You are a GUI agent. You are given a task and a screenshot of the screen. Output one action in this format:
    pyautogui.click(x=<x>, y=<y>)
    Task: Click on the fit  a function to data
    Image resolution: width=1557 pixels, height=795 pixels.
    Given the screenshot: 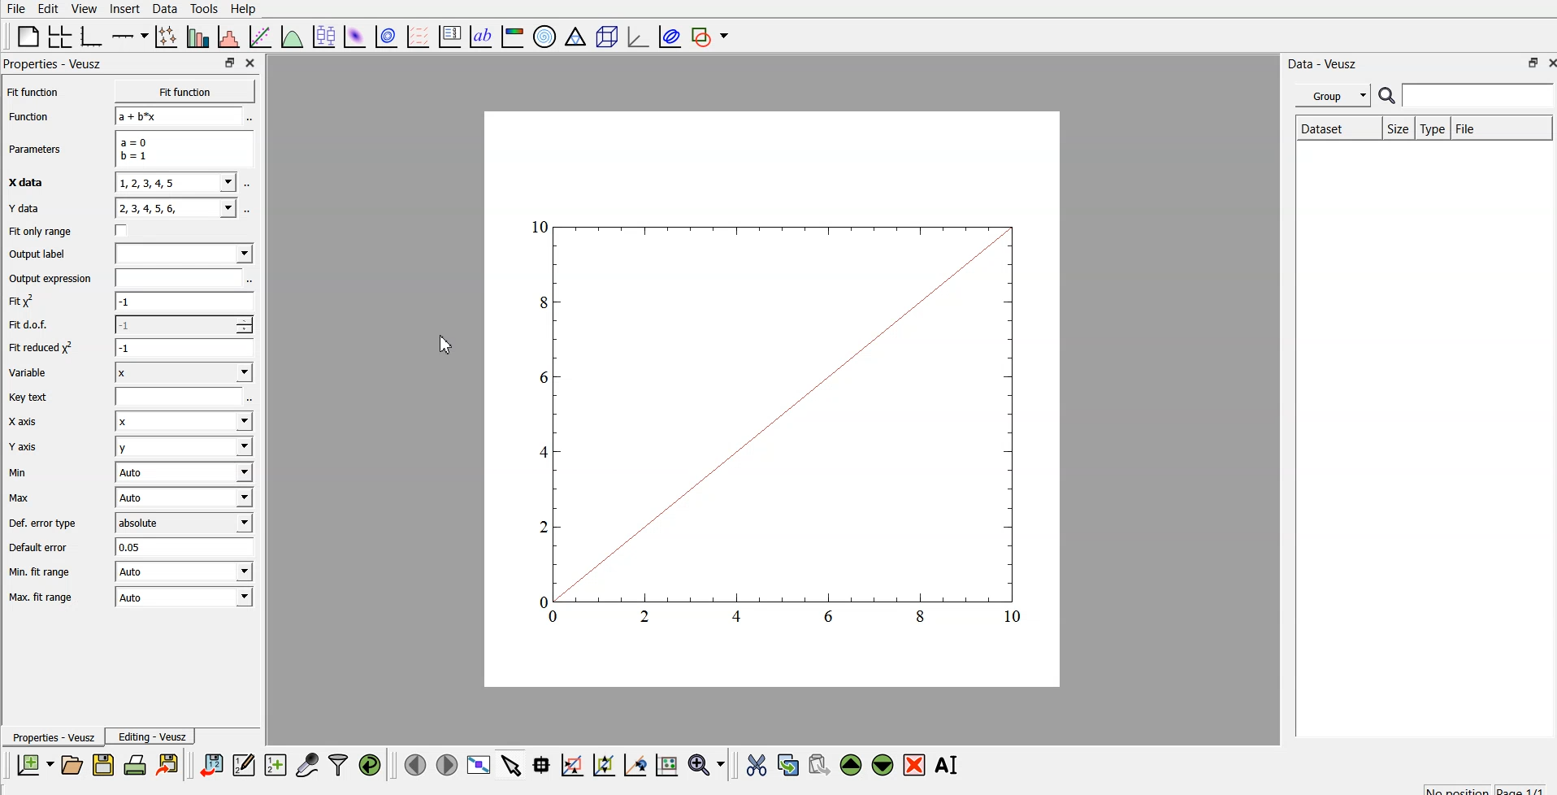 What is the action you would take?
    pyautogui.click(x=259, y=39)
    